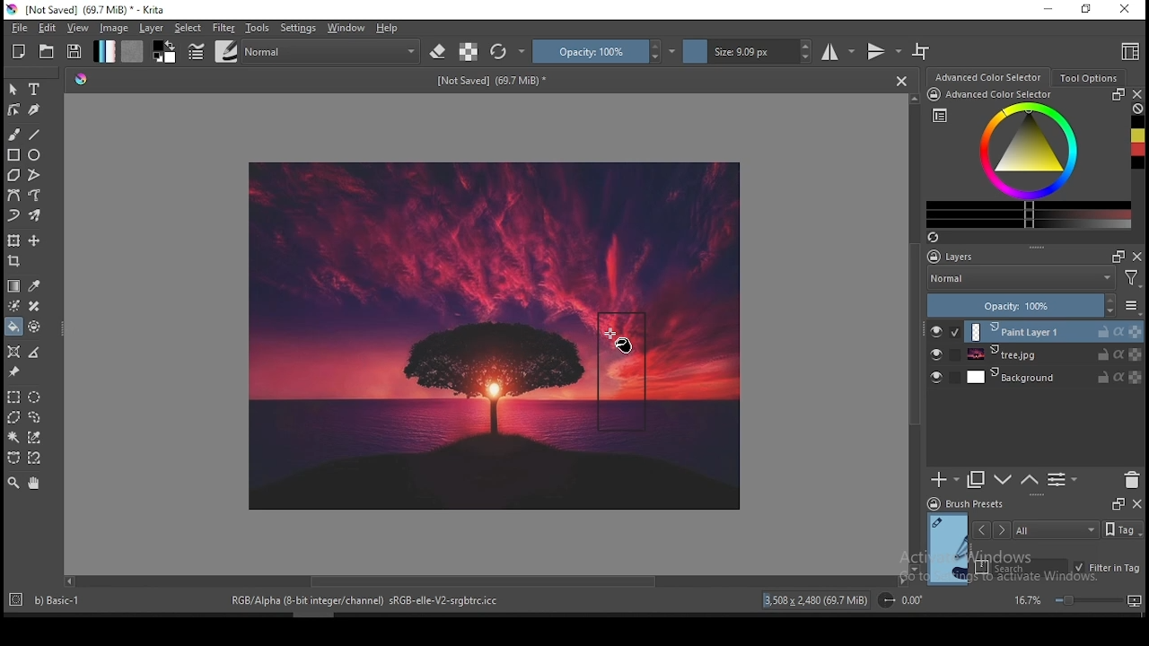 This screenshot has height=646, width=1149. I want to click on polygon tool, so click(13, 175).